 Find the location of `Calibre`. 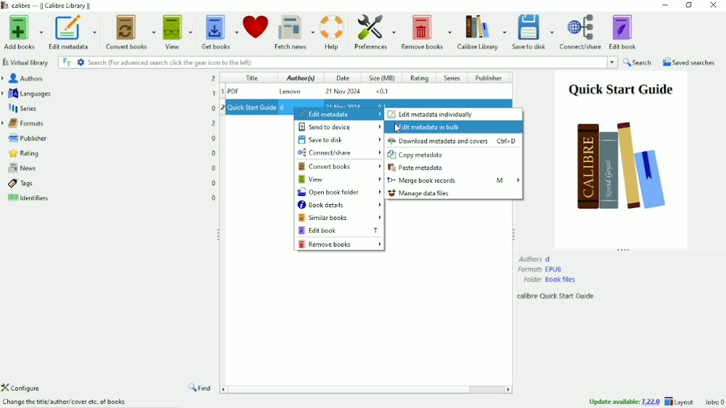

Calibre is located at coordinates (51, 5).